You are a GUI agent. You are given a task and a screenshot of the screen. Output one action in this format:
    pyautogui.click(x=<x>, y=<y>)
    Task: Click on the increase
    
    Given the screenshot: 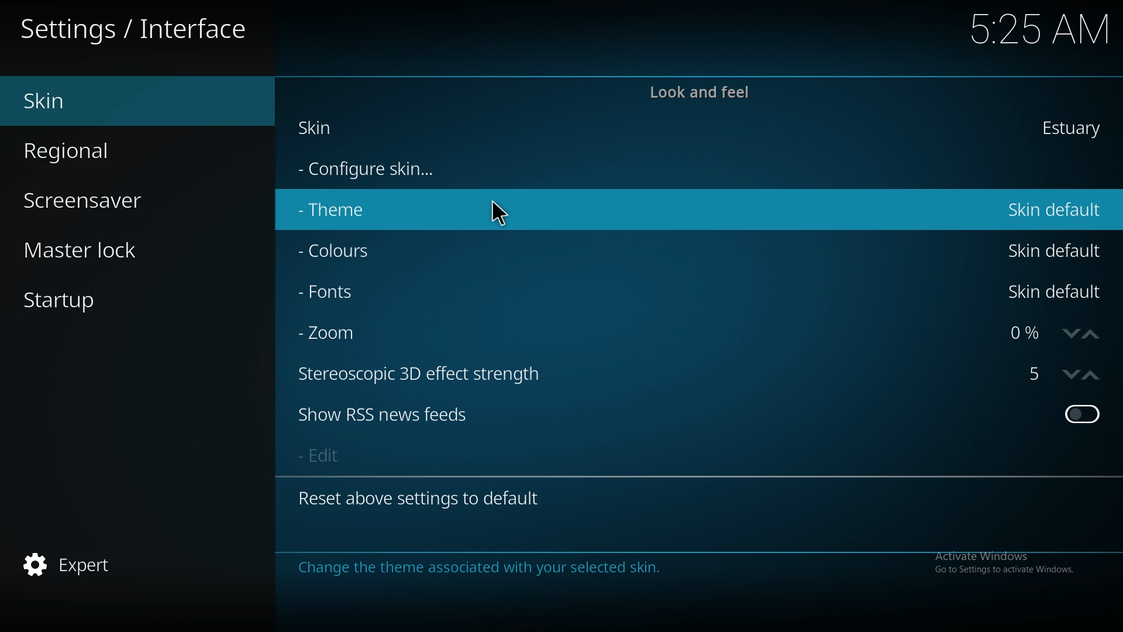 What is the action you would take?
    pyautogui.click(x=1092, y=376)
    